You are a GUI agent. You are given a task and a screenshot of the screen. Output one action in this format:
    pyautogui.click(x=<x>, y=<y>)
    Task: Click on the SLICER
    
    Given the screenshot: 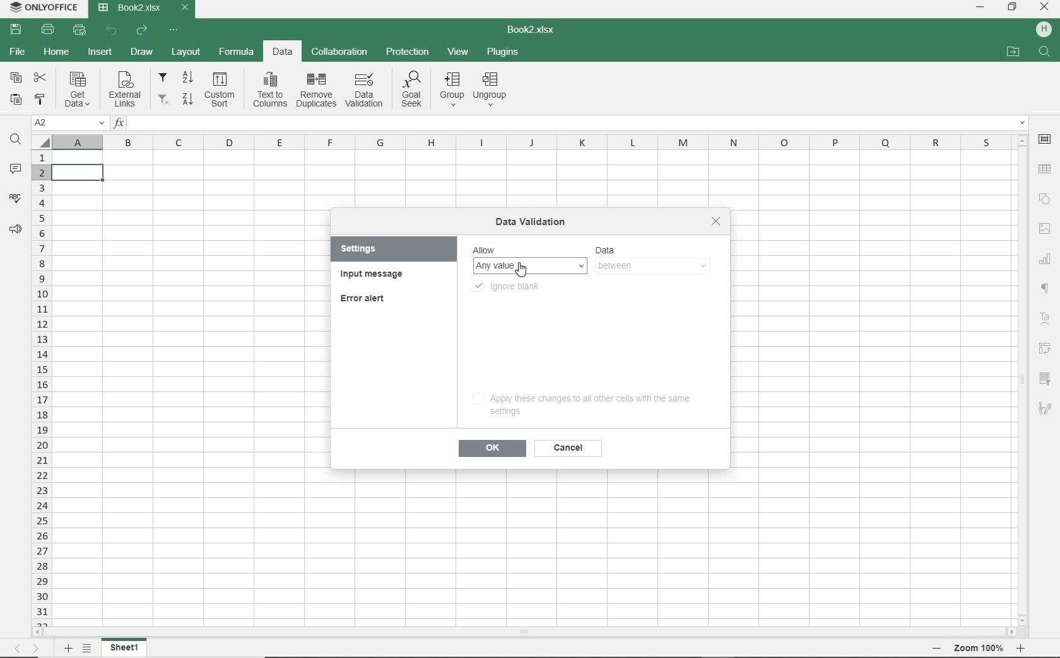 What is the action you would take?
    pyautogui.click(x=1045, y=379)
    